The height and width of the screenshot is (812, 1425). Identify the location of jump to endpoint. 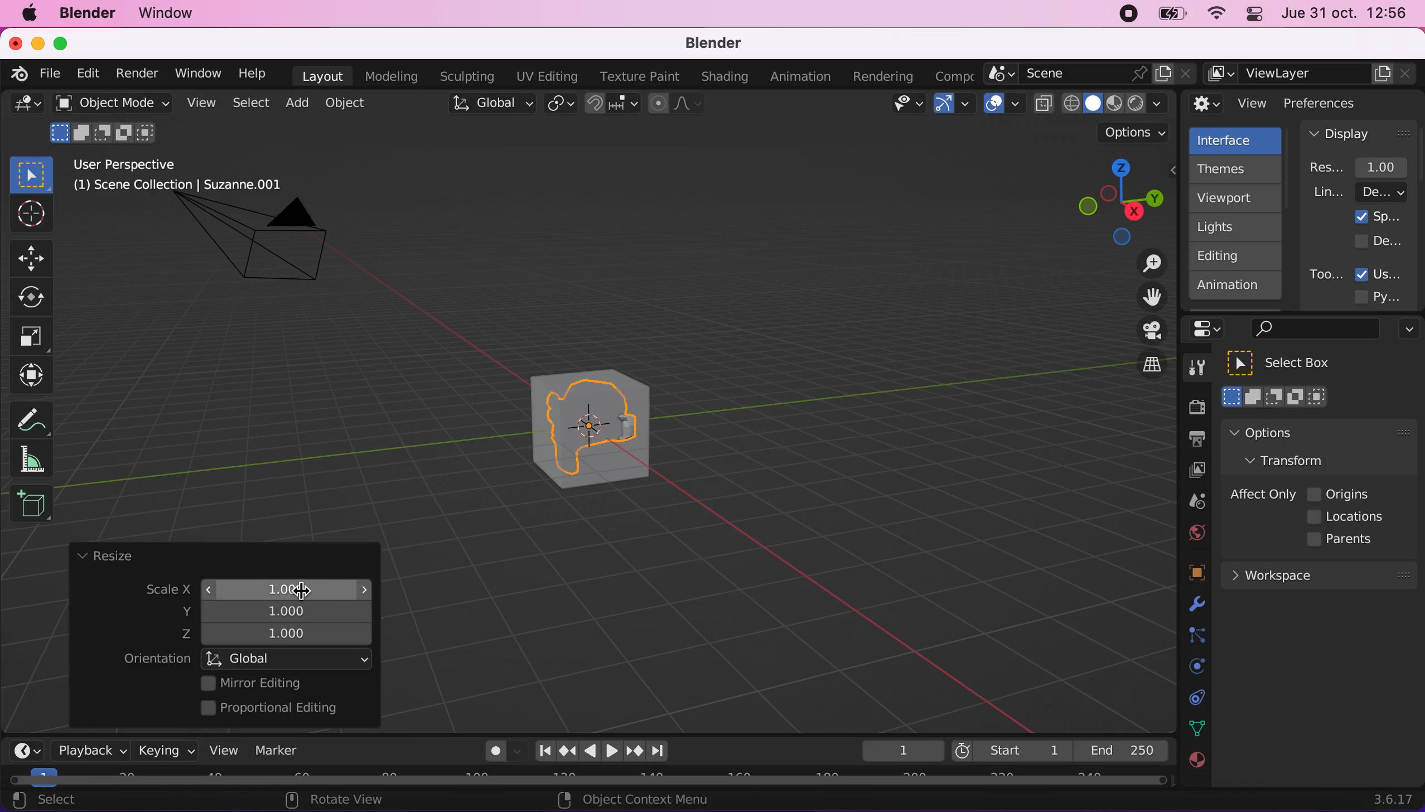
(664, 751).